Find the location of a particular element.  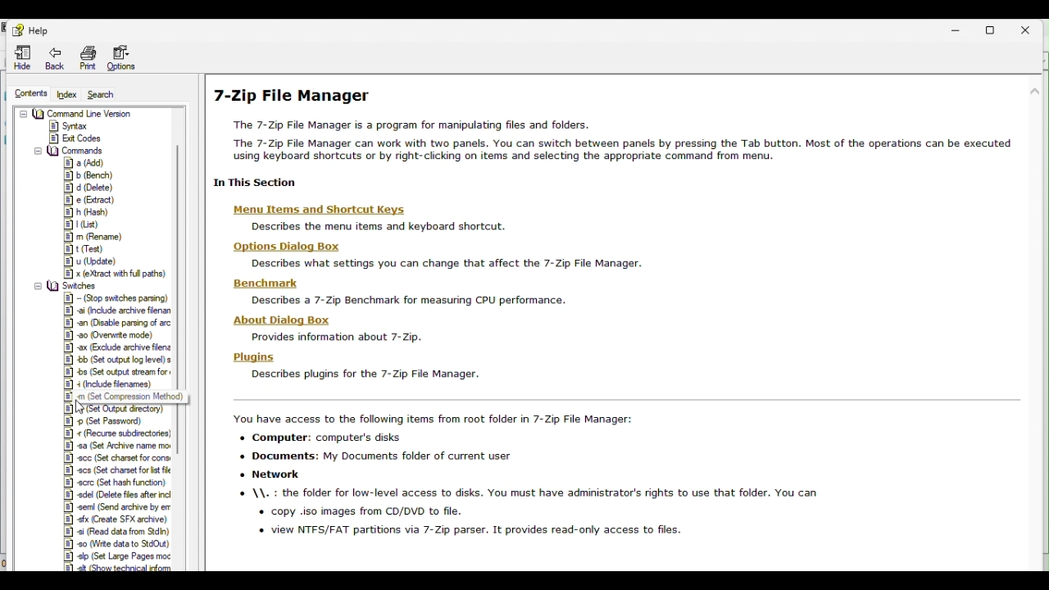

Exit Codes  is located at coordinates (77, 138).